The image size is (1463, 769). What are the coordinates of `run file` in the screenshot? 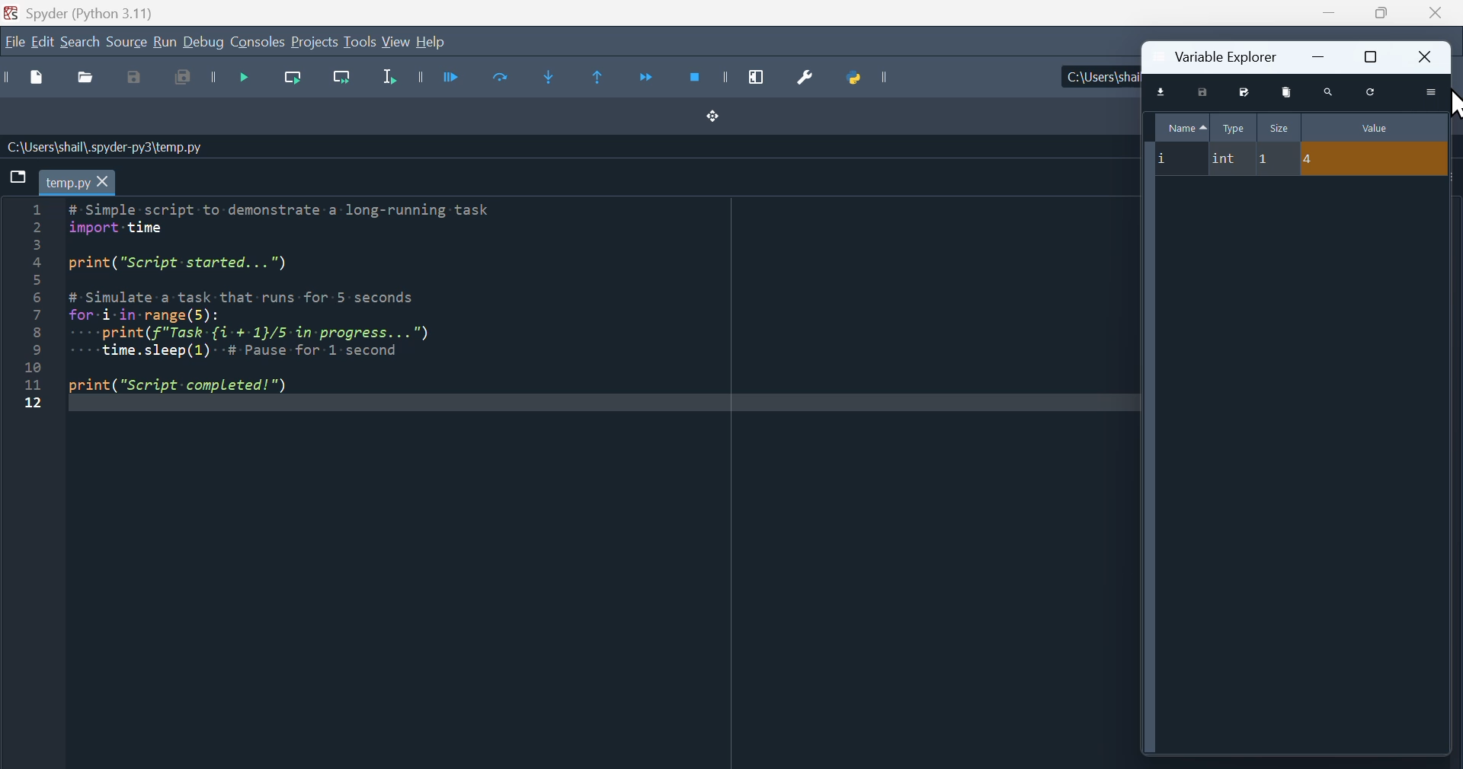 It's located at (435, 76).